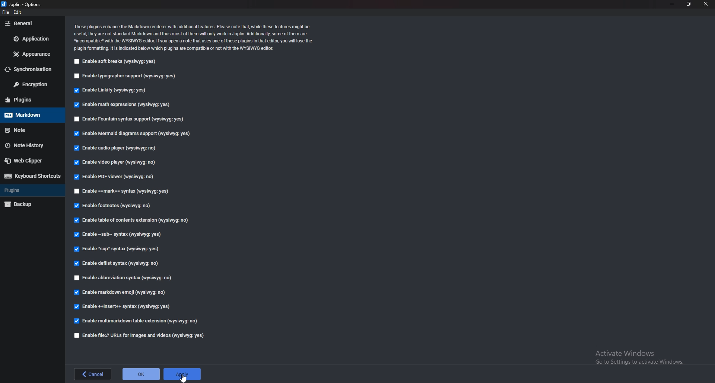 This screenshot has width=715, height=383. I want to click on Plugins, so click(29, 100).